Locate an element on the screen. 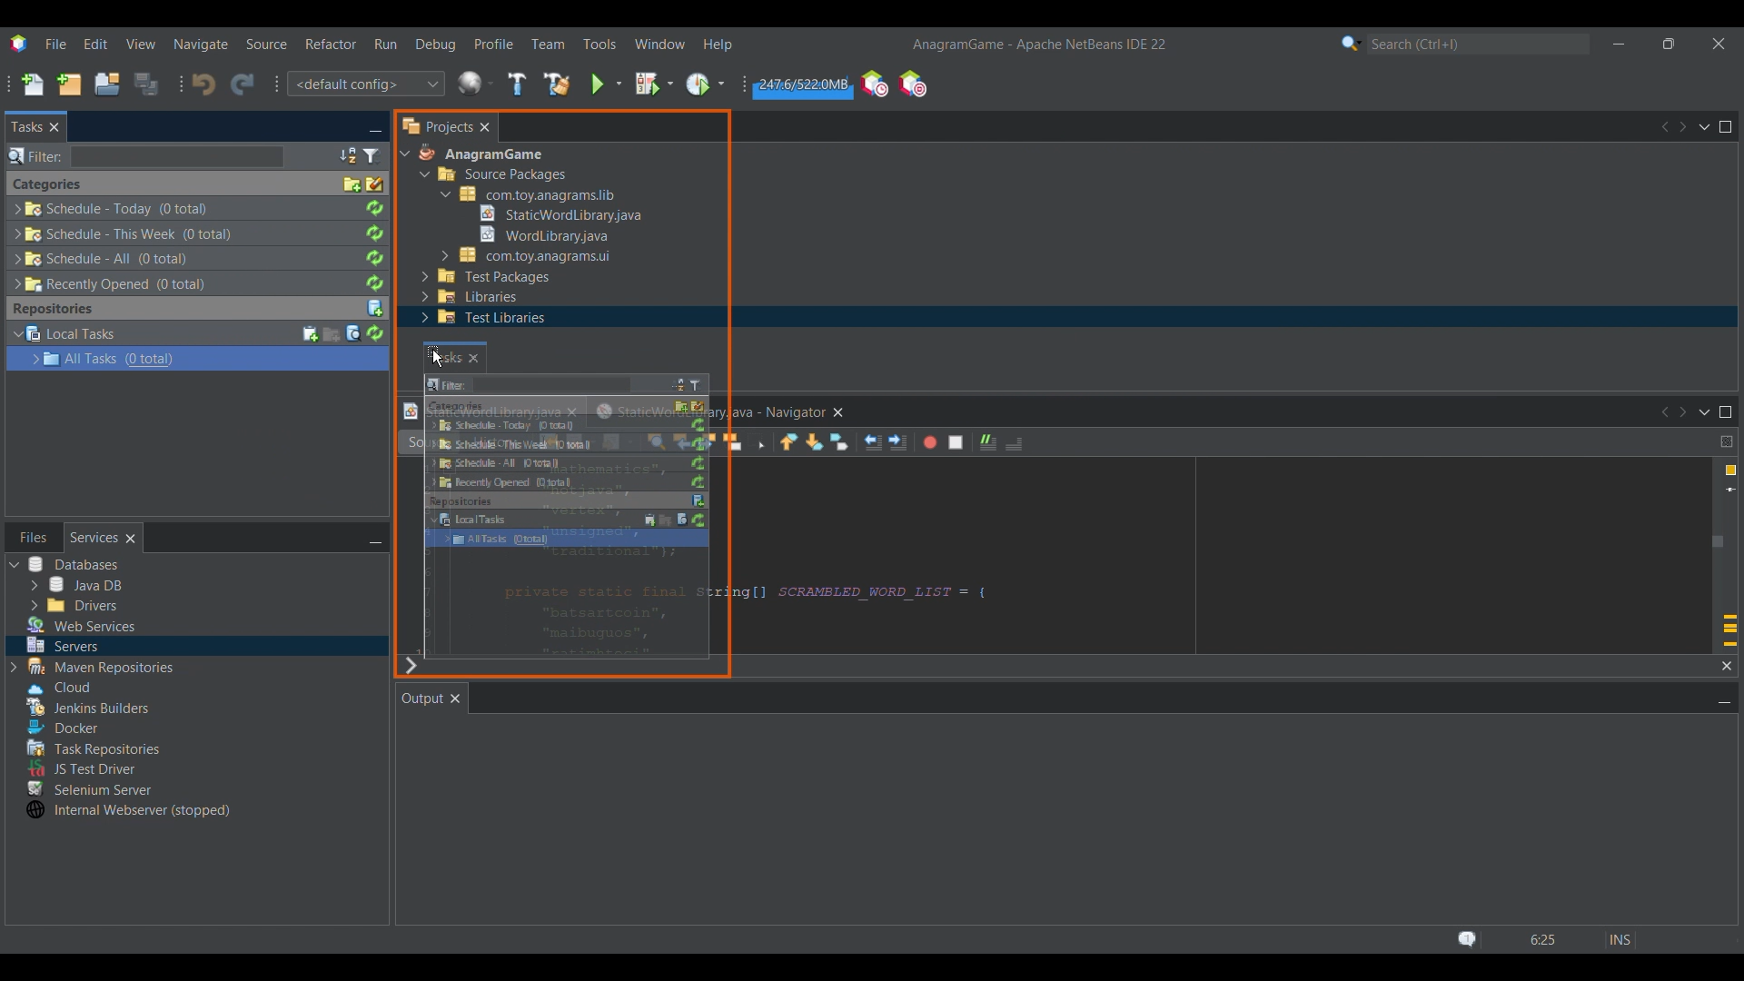  New file is located at coordinates (32, 84).